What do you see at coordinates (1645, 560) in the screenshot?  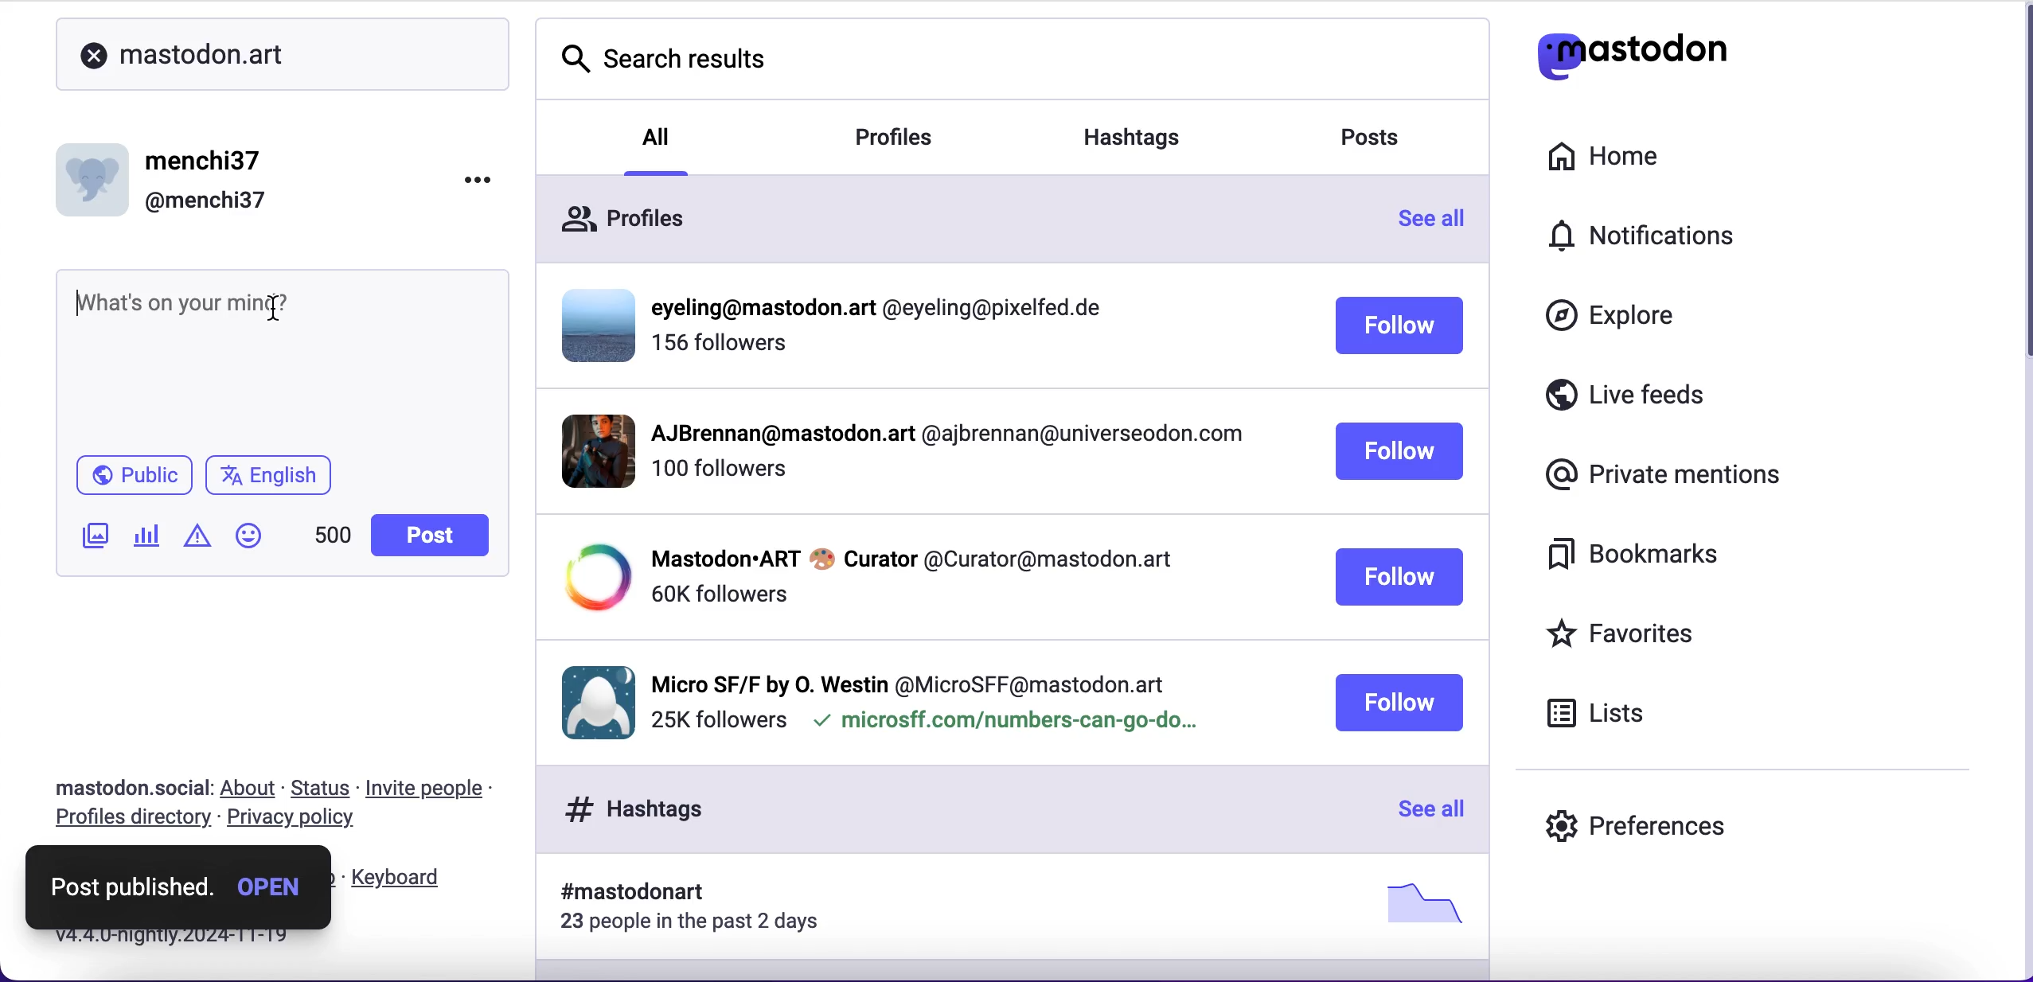 I see `bookmarks` at bounding box center [1645, 560].